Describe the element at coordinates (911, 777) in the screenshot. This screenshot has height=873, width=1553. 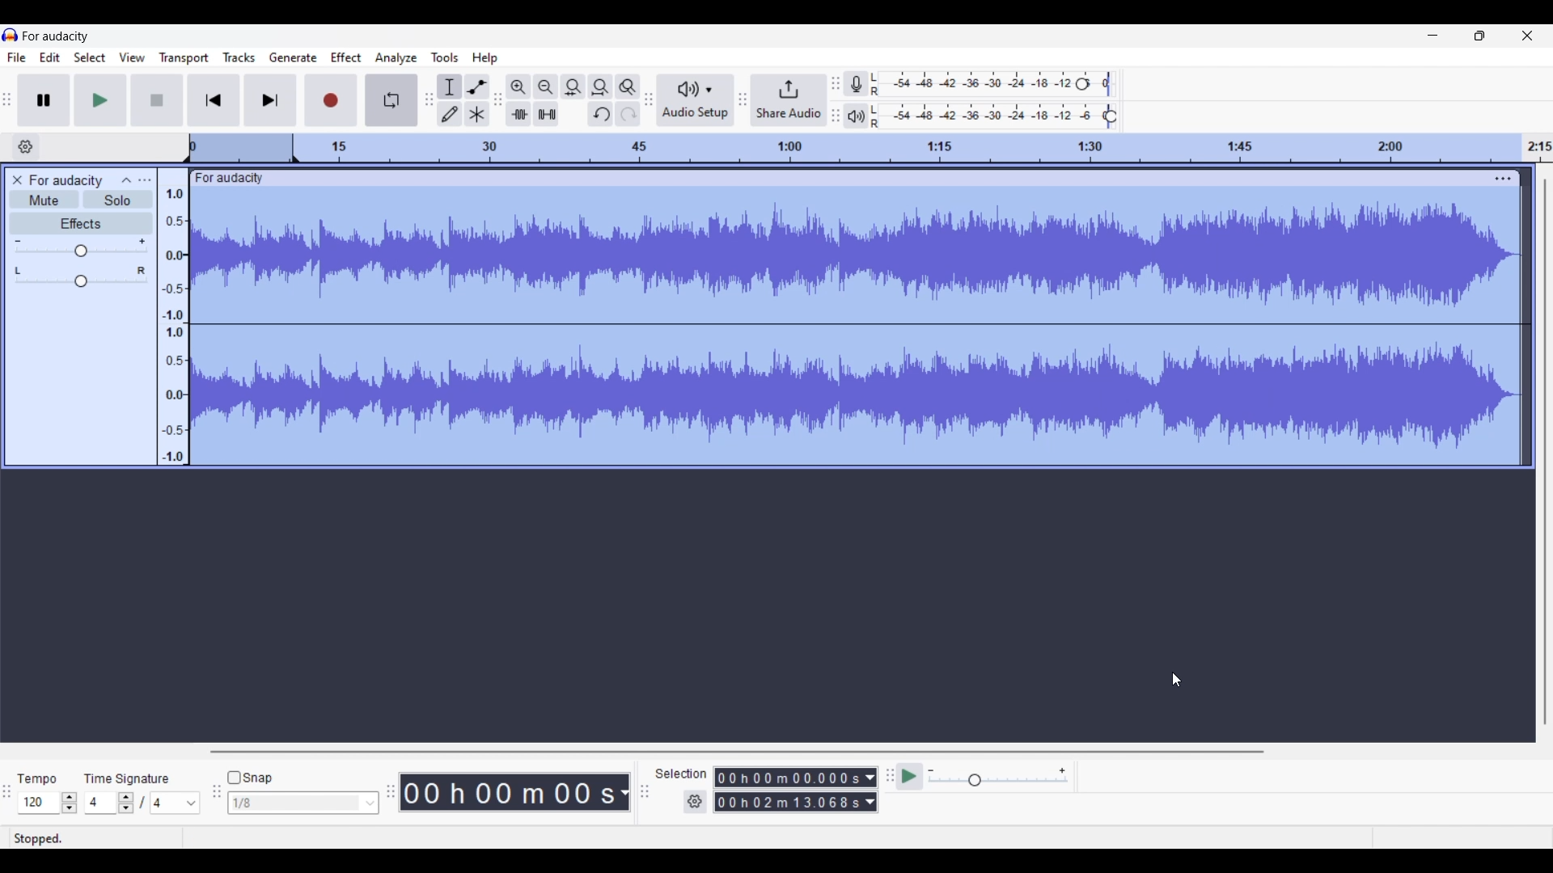
I see `Play-at-speed/Play-at-speed once` at that location.